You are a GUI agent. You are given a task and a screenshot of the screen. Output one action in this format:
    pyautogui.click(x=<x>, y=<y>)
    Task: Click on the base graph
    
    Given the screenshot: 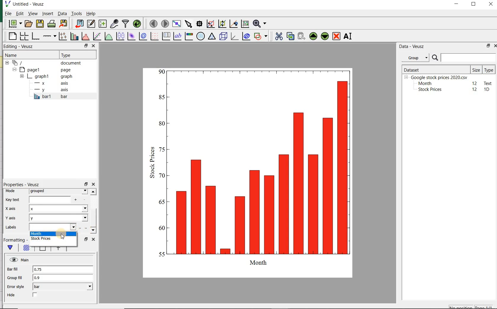 What is the action you would take?
    pyautogui.click(x=35, y=36)
    